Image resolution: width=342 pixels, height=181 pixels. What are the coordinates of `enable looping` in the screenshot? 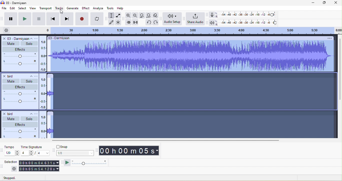 It's located at (97, 19).